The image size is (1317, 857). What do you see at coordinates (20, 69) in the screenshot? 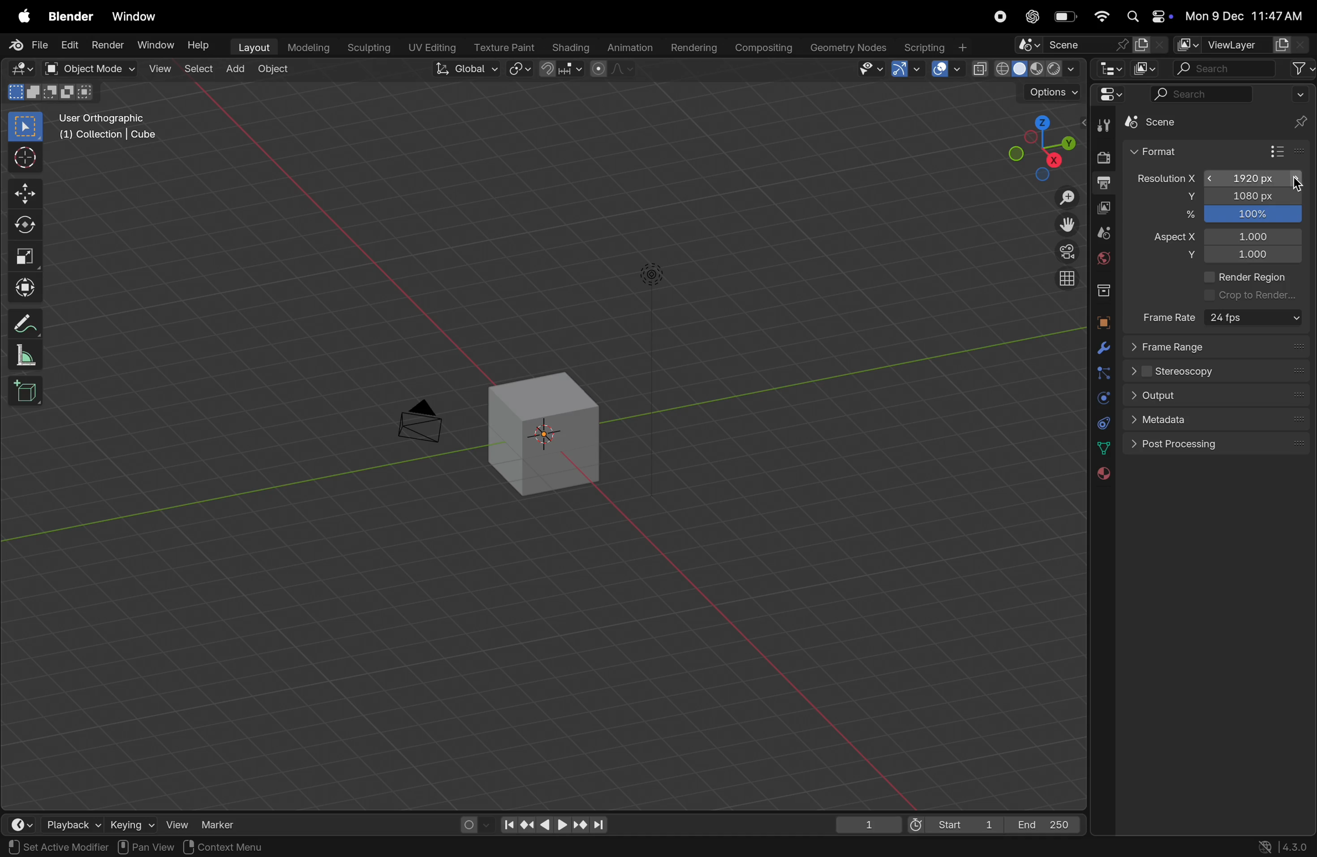
I see `editor type` at bounding box center [20, 69].